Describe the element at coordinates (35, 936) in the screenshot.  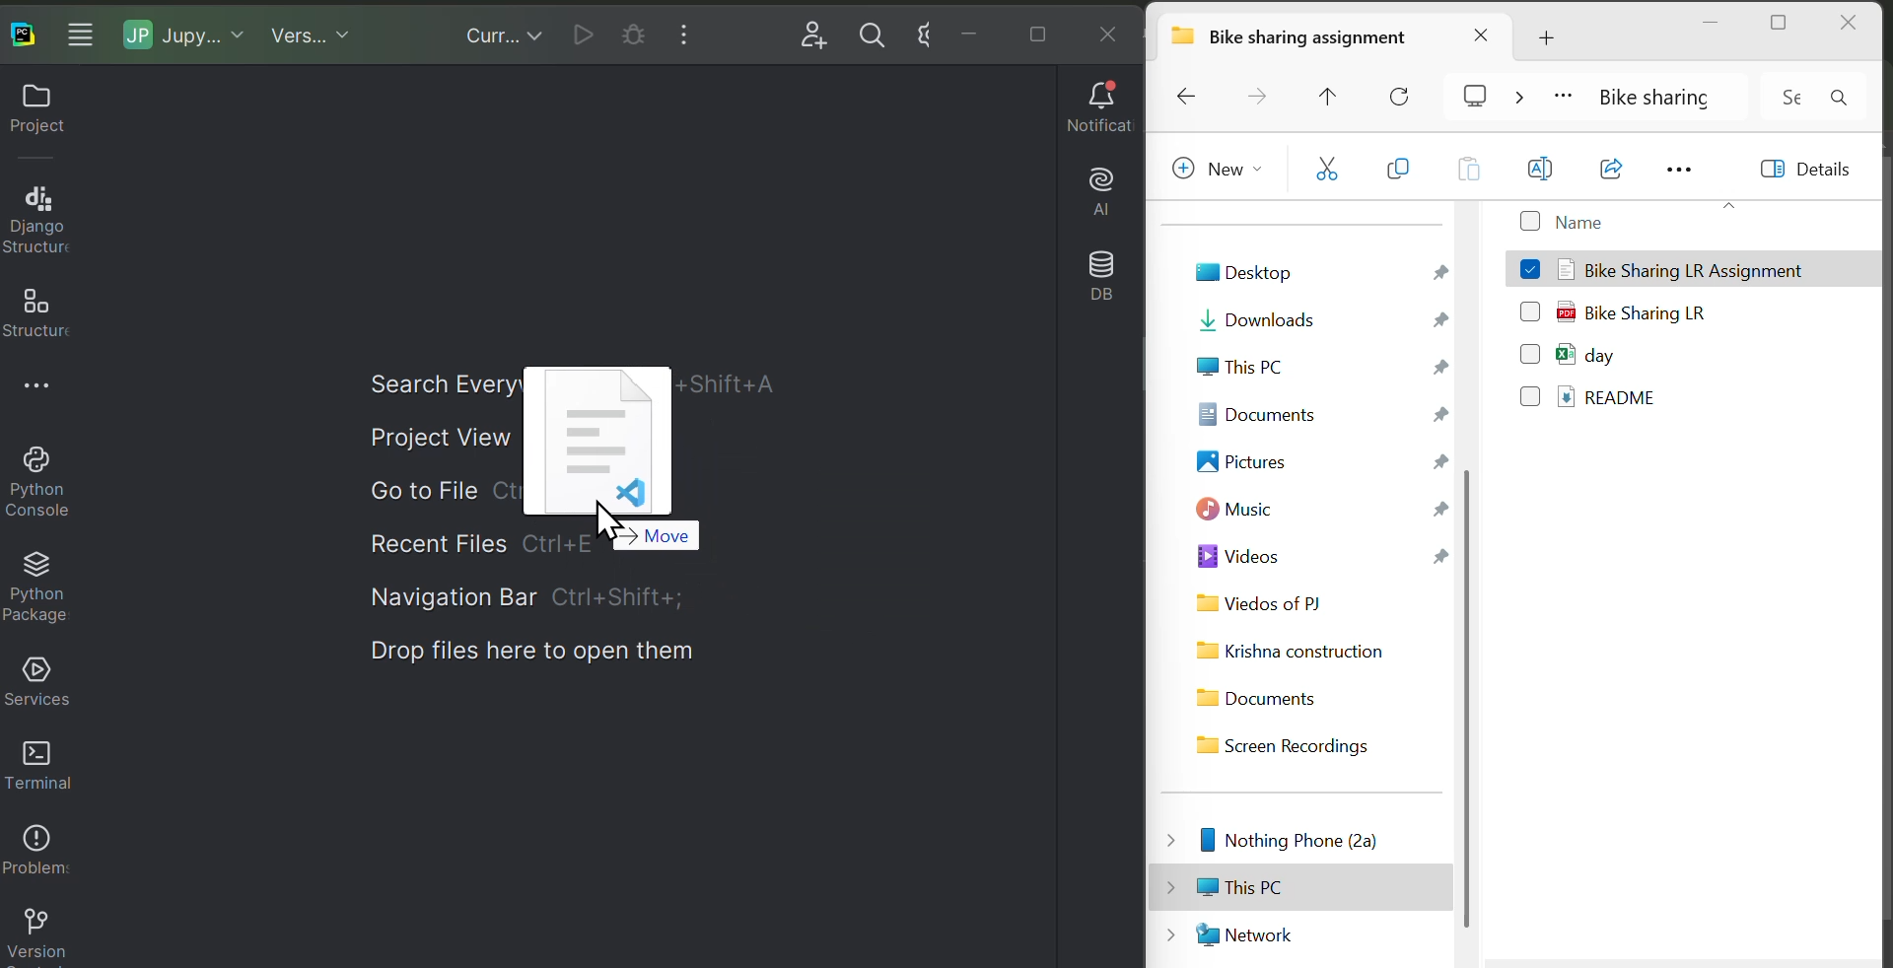
I see `Version control` at that location.